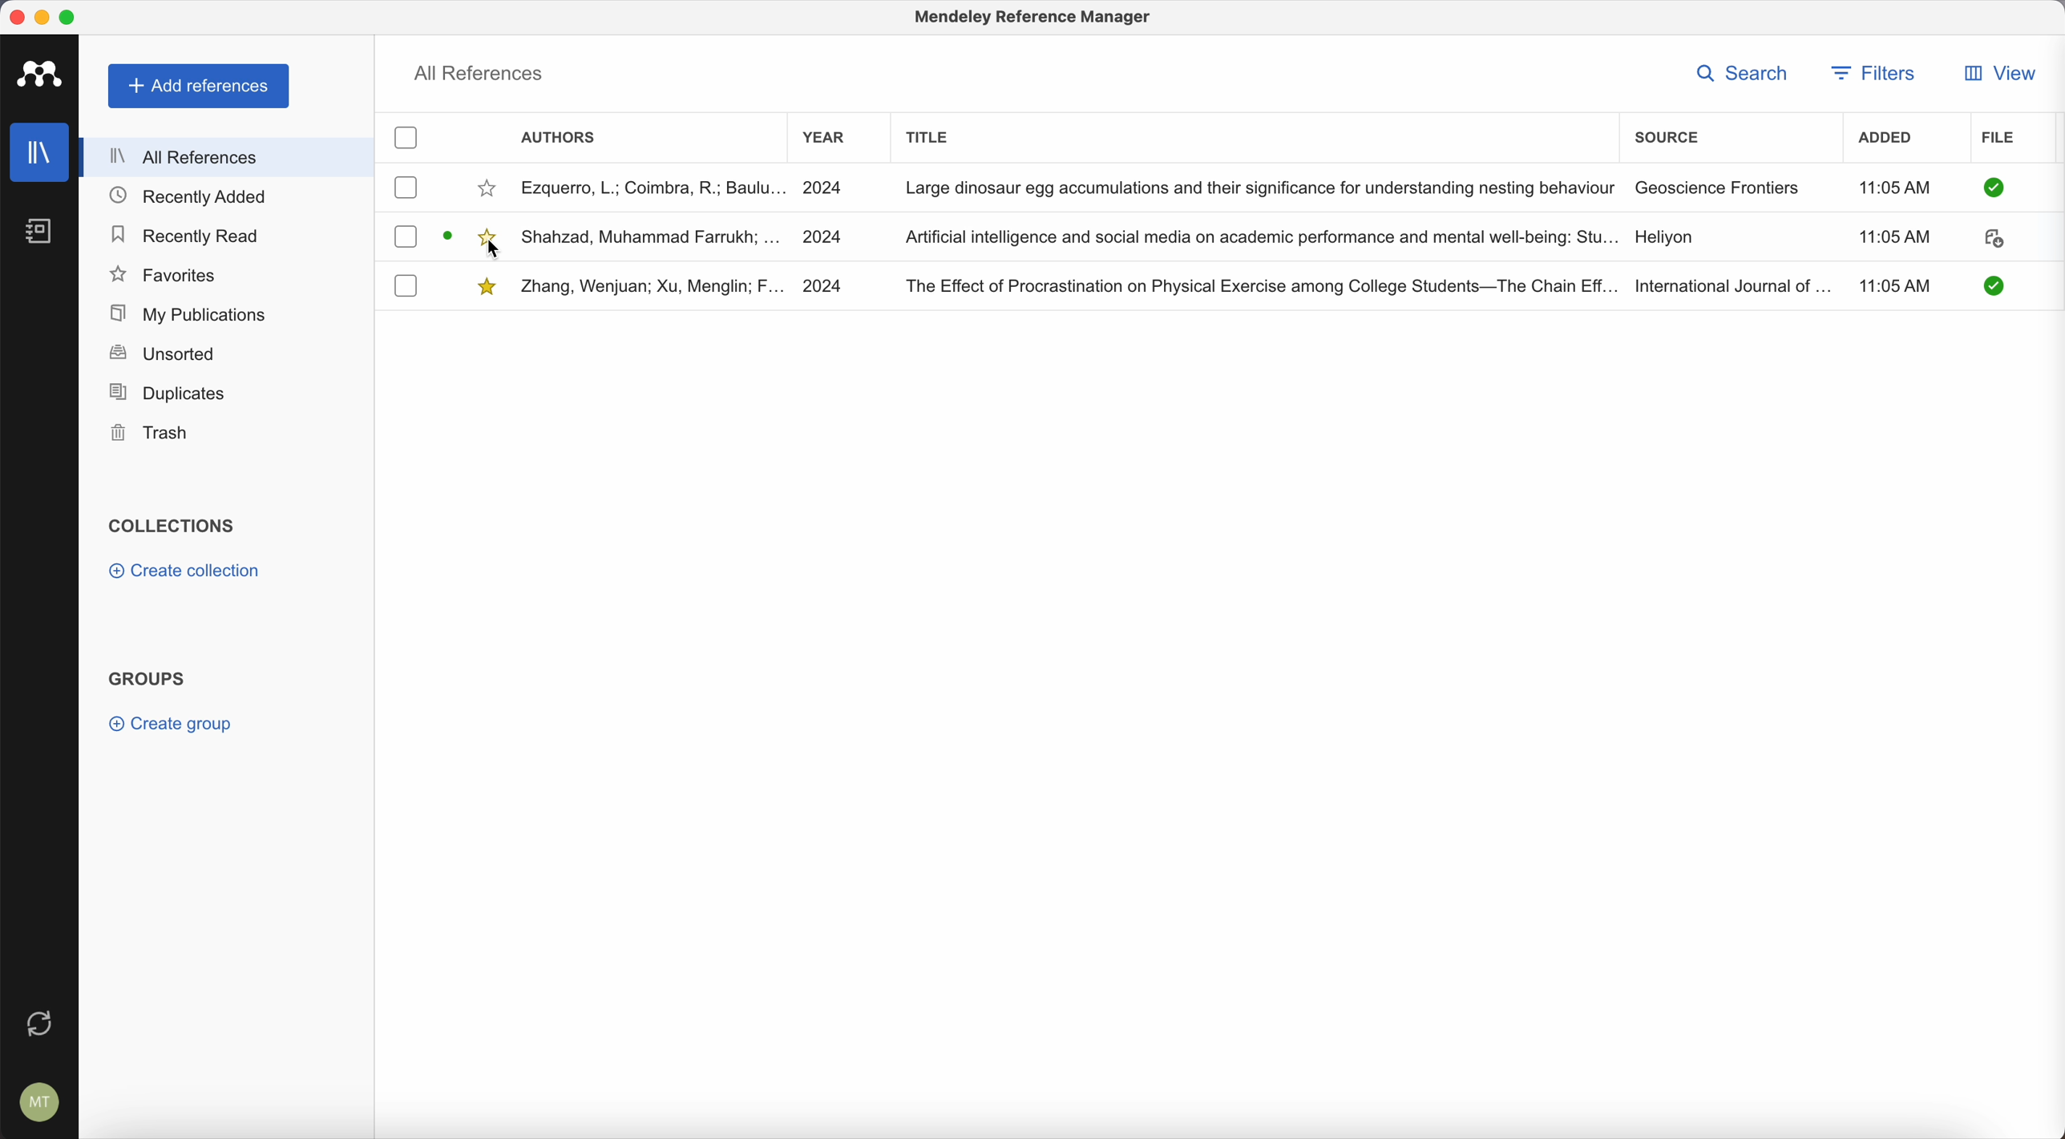  What do you see at coordinates (184, 312) in the screenshot?
I see `my publications` at bounding box center [184, 312].